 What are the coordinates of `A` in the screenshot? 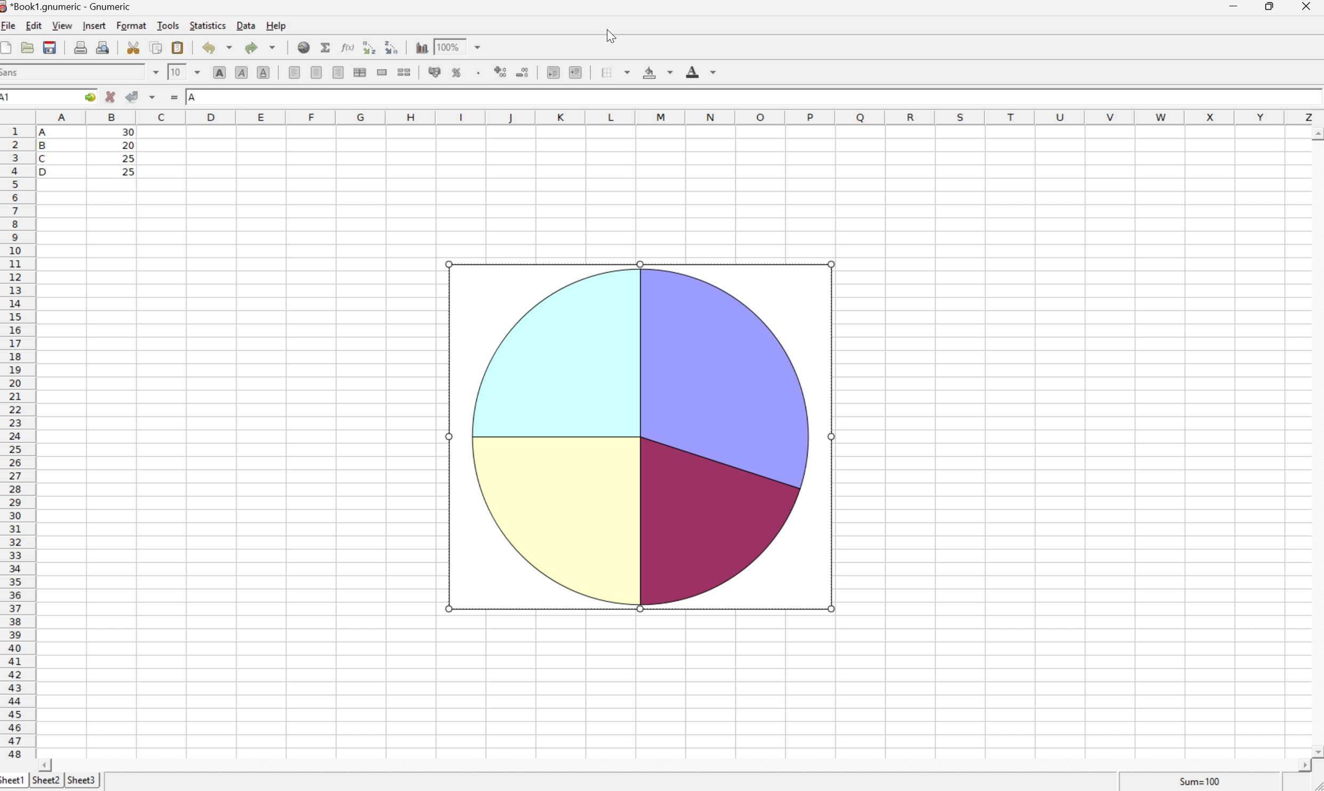 It's located at (193, 98).